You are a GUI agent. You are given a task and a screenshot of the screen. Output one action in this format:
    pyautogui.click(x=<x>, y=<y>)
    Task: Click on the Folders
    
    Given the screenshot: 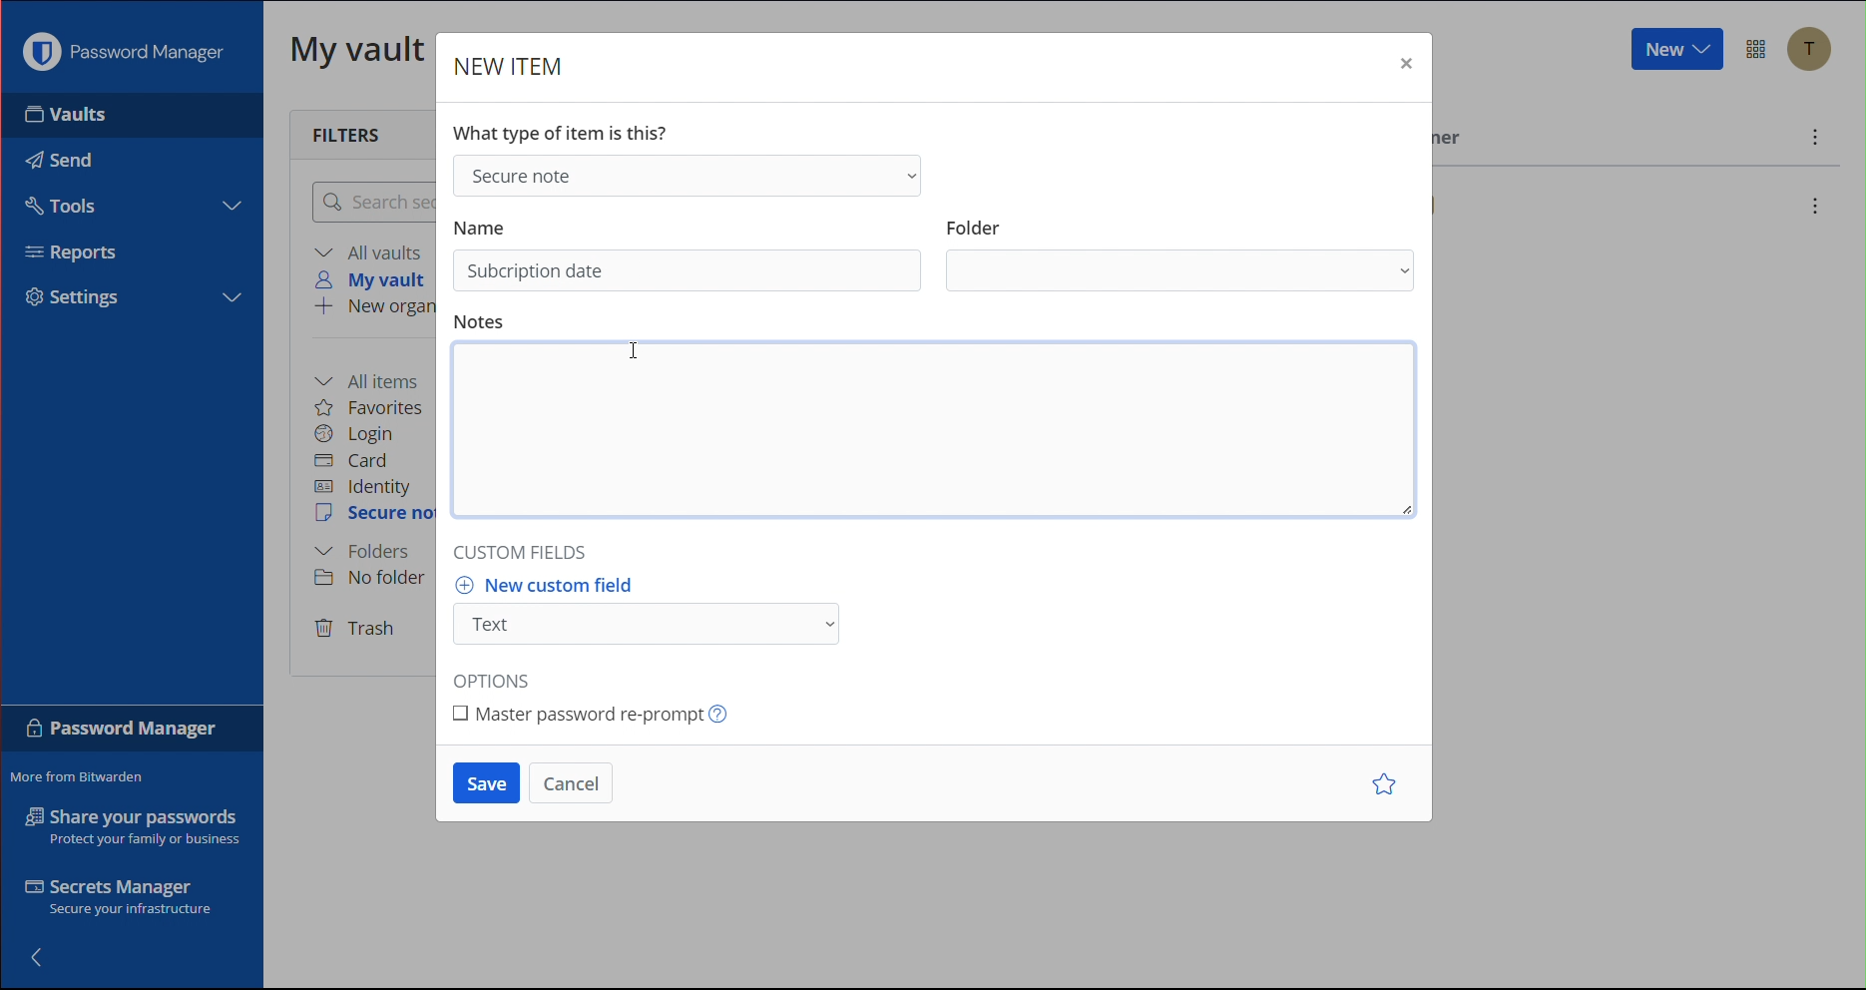 What is the action you would take?
    pyautogui.click(x=362, y=552)
    